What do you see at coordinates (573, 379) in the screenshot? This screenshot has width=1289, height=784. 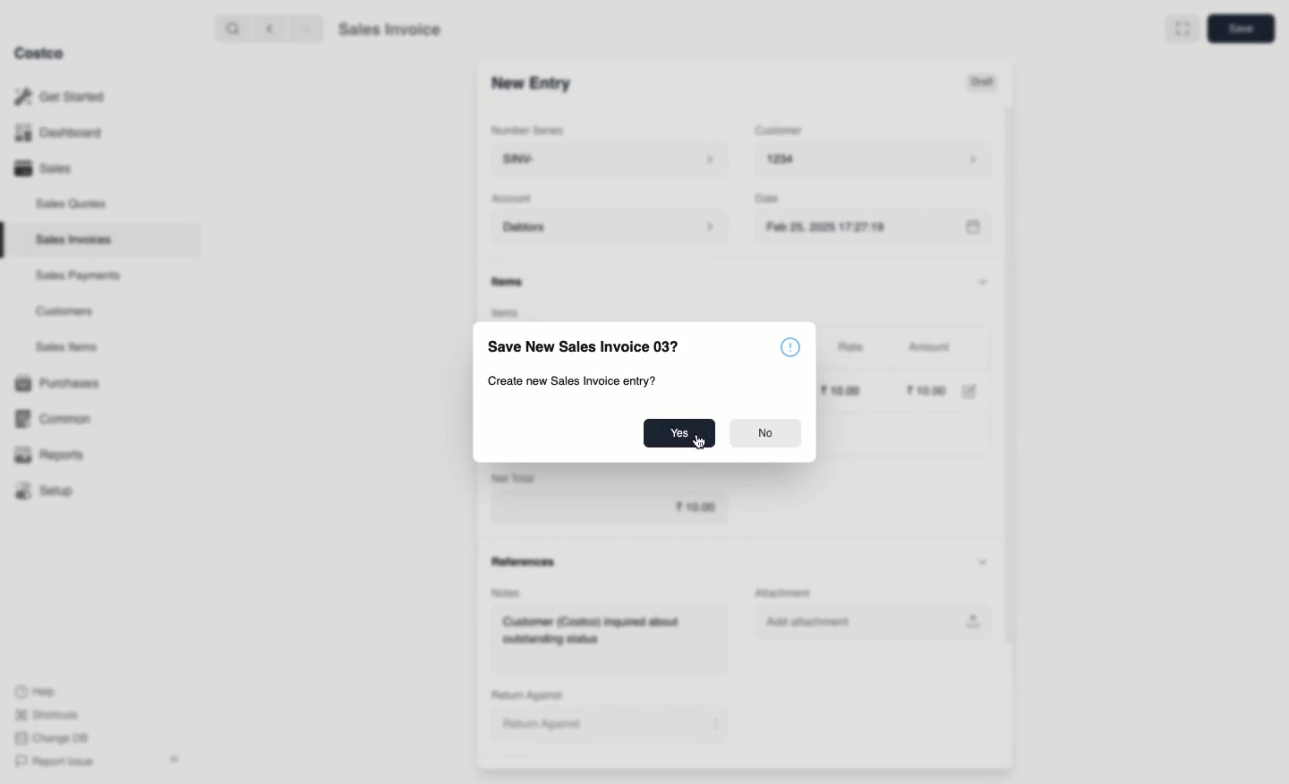 I see `Create new Sales Invoice entry?` at bounding box center [573, 379].